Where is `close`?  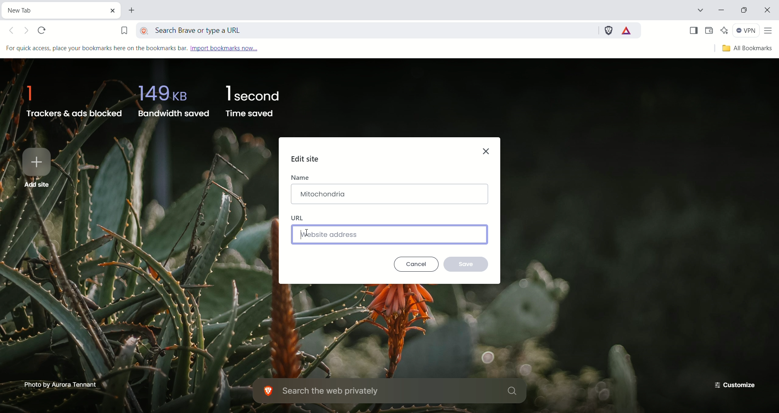
close is located at coordinates (488, 149).